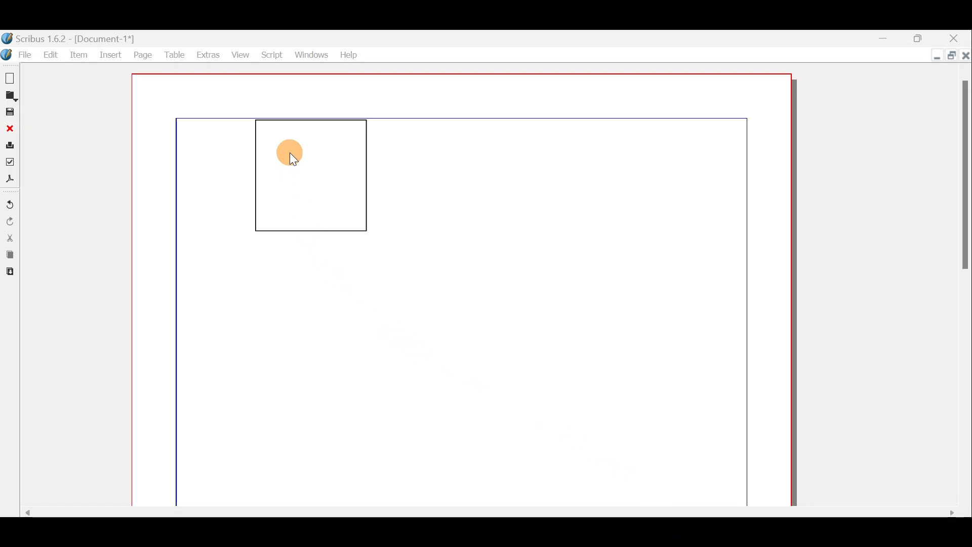  What do you see at coordinates (273, 54) in the screenshot?
I see `Script` at bounding box center [273, 54].